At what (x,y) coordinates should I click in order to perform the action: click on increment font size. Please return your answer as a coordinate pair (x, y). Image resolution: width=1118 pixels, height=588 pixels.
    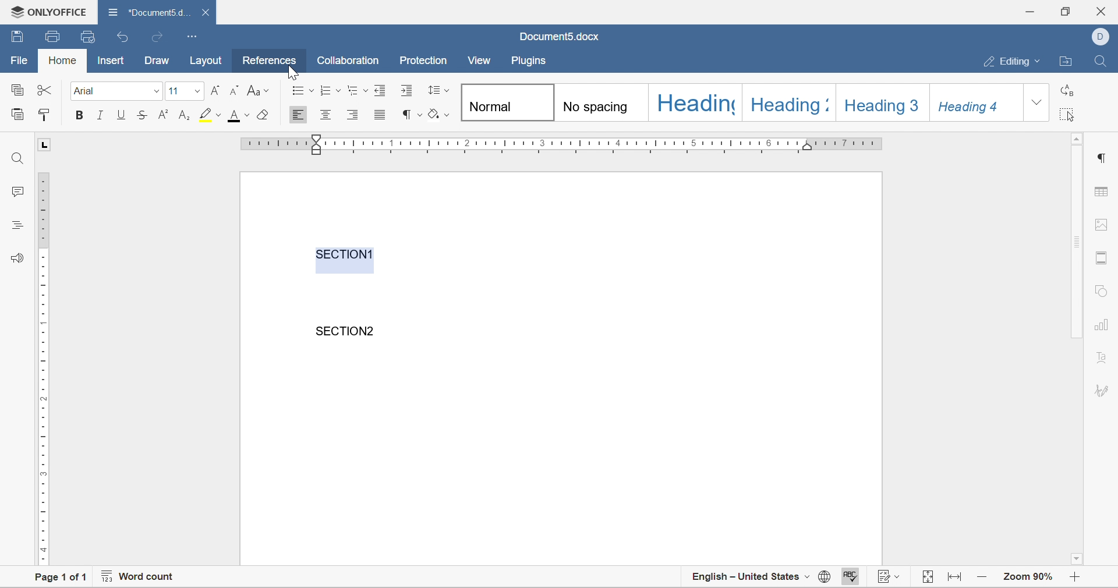
    Looking at the image, I should click on (215, 90).